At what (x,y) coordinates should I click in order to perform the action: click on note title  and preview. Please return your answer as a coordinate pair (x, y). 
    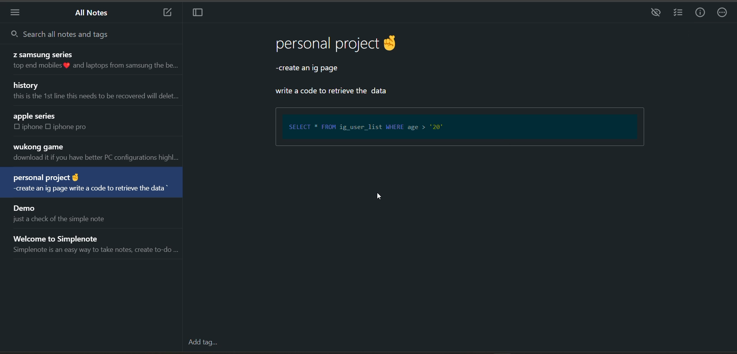
    Looking at the image, I should click on (90, 61).